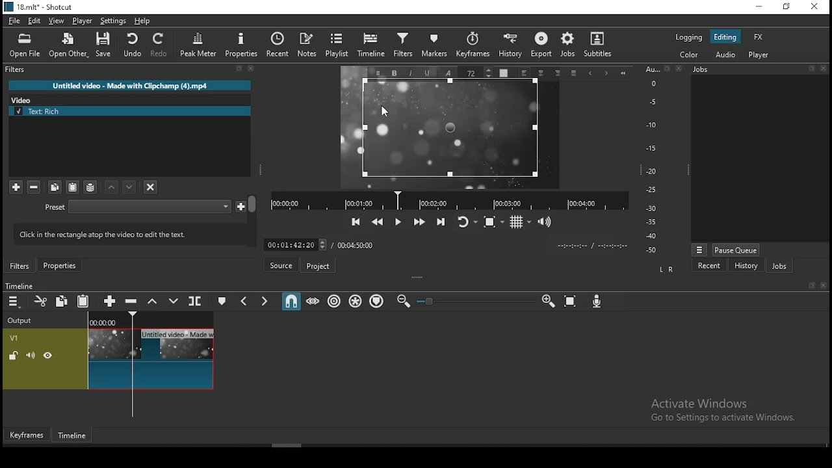  What do you see at coordinates (432, 48) in the screenshot?
I see `markers` at bounding box center [432, 48].